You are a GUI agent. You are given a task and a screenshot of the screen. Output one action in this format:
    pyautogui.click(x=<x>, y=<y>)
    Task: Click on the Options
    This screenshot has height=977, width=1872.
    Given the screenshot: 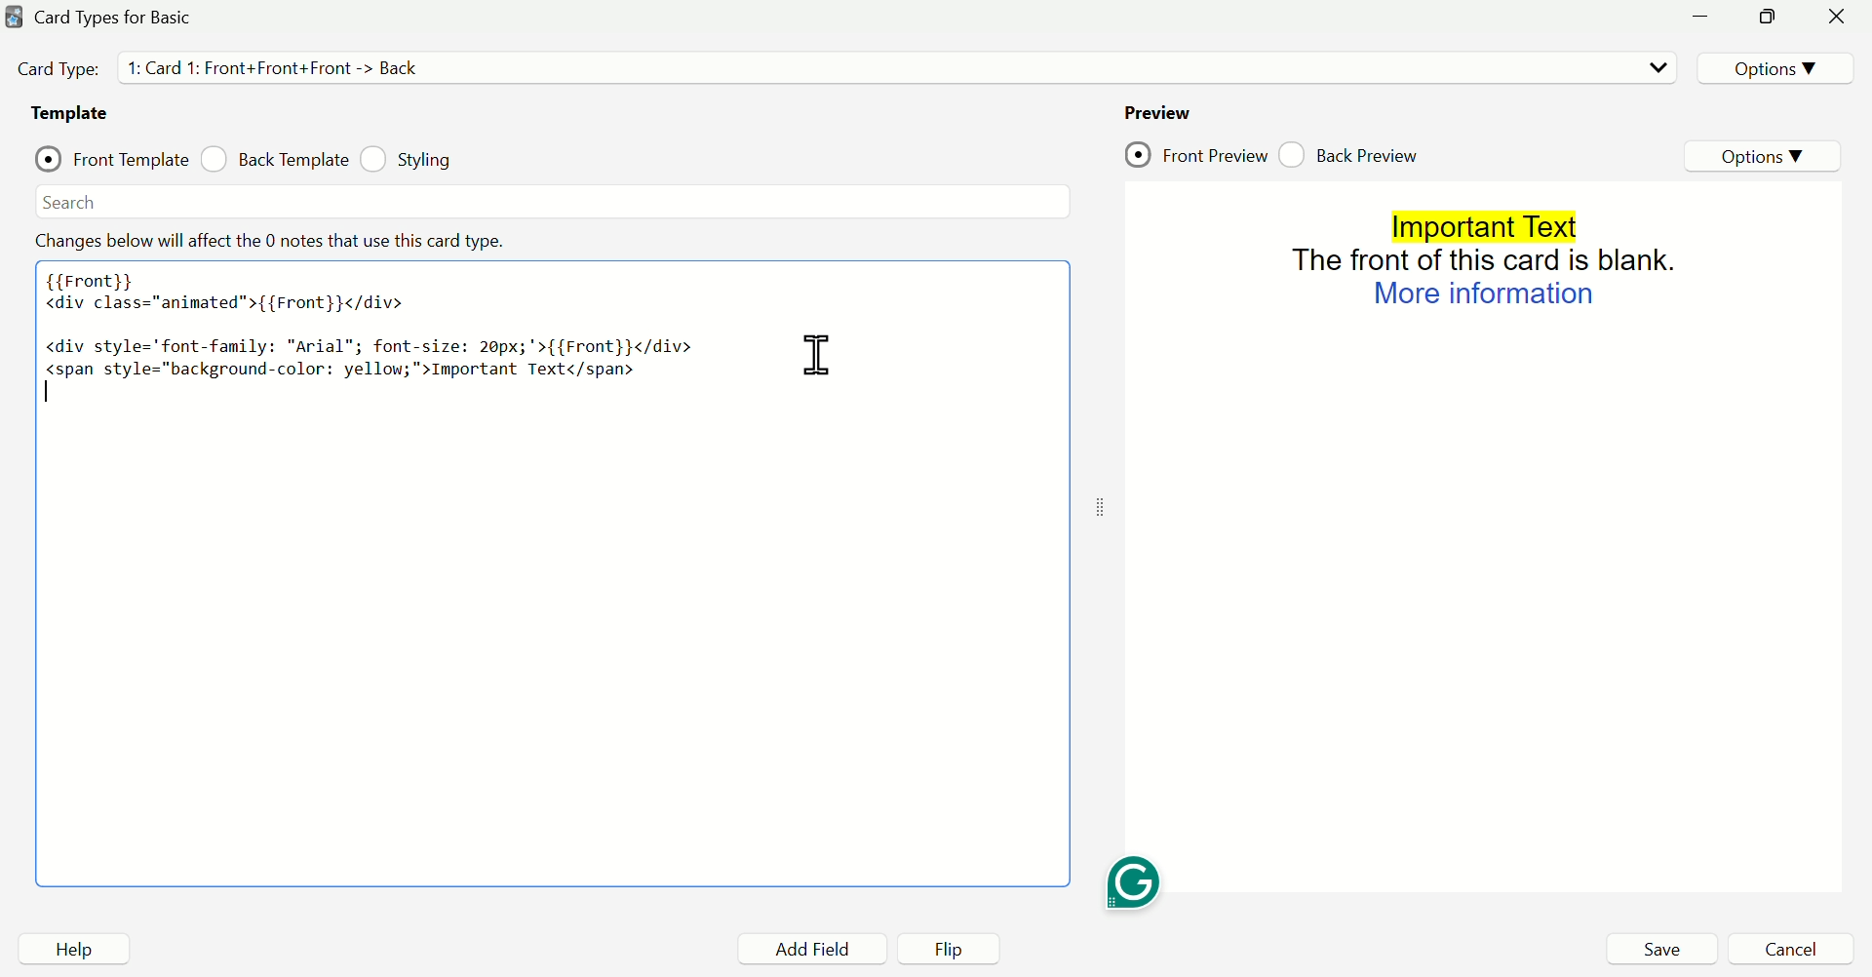 What is the action you would take?
    pyautogui.click(x=1764, y=153)
    